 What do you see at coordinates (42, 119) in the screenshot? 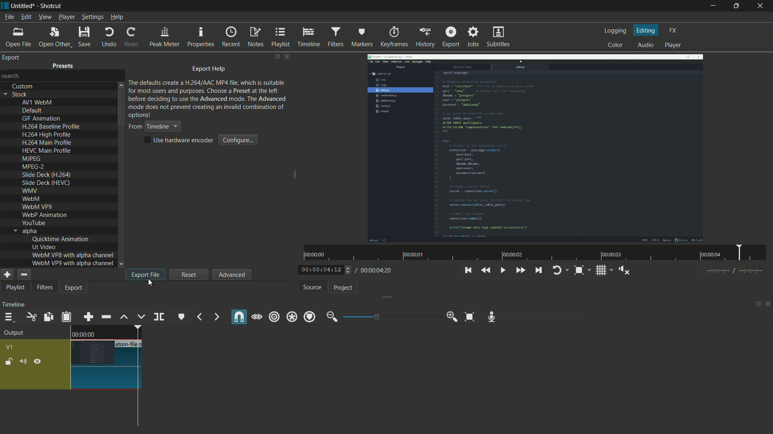
I see `gif animation` at bounding box center [42, 119].